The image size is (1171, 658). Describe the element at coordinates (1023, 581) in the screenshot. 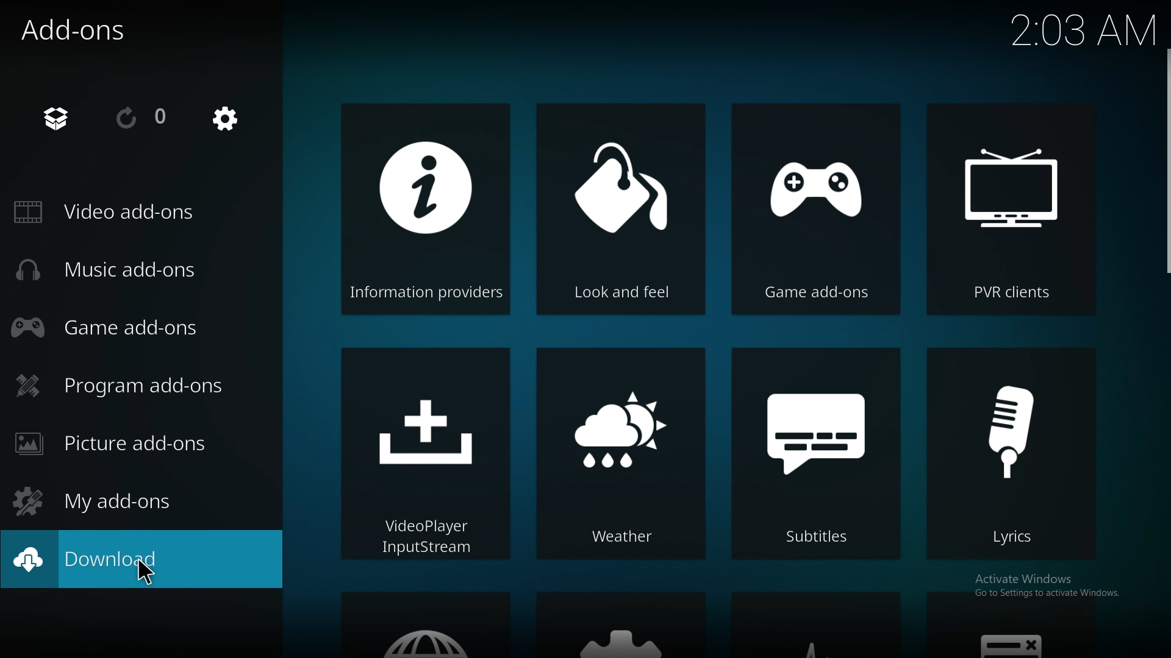

I see `Activate Windows` at that location.